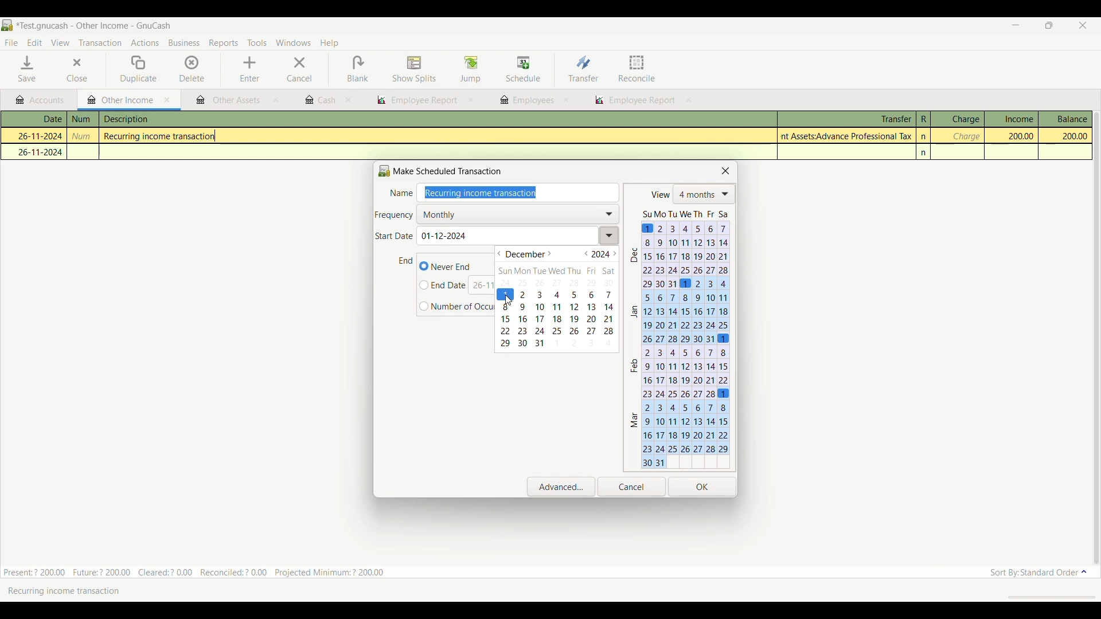  I want to click on employee report, so click(416, 100).